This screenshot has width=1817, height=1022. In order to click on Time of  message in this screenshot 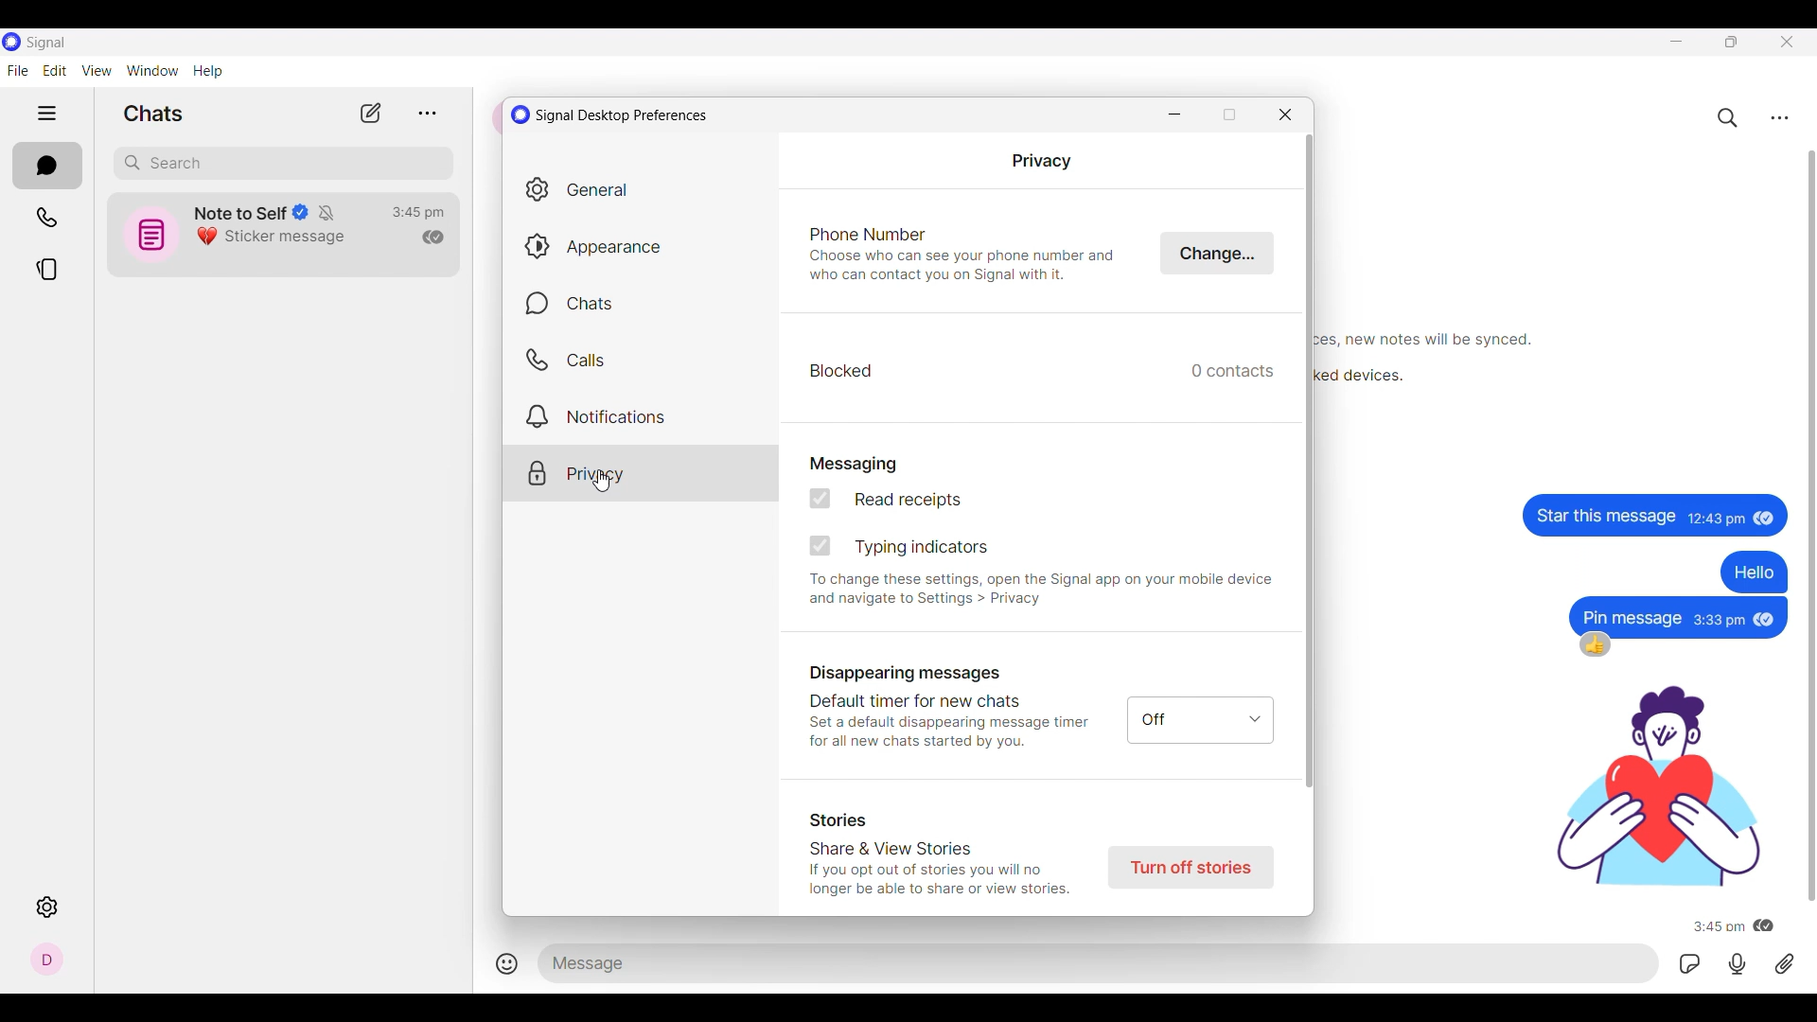, I will do `click(1721, 619)`.